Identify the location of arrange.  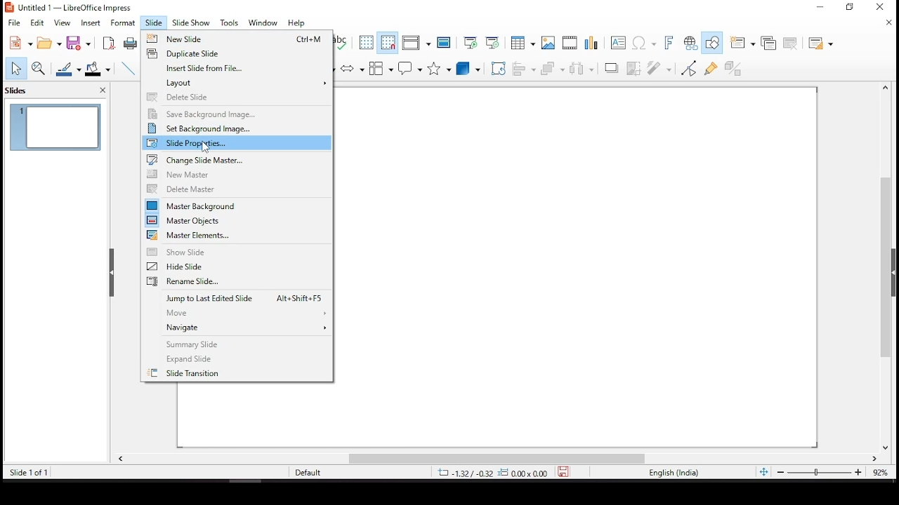
(553, 68).